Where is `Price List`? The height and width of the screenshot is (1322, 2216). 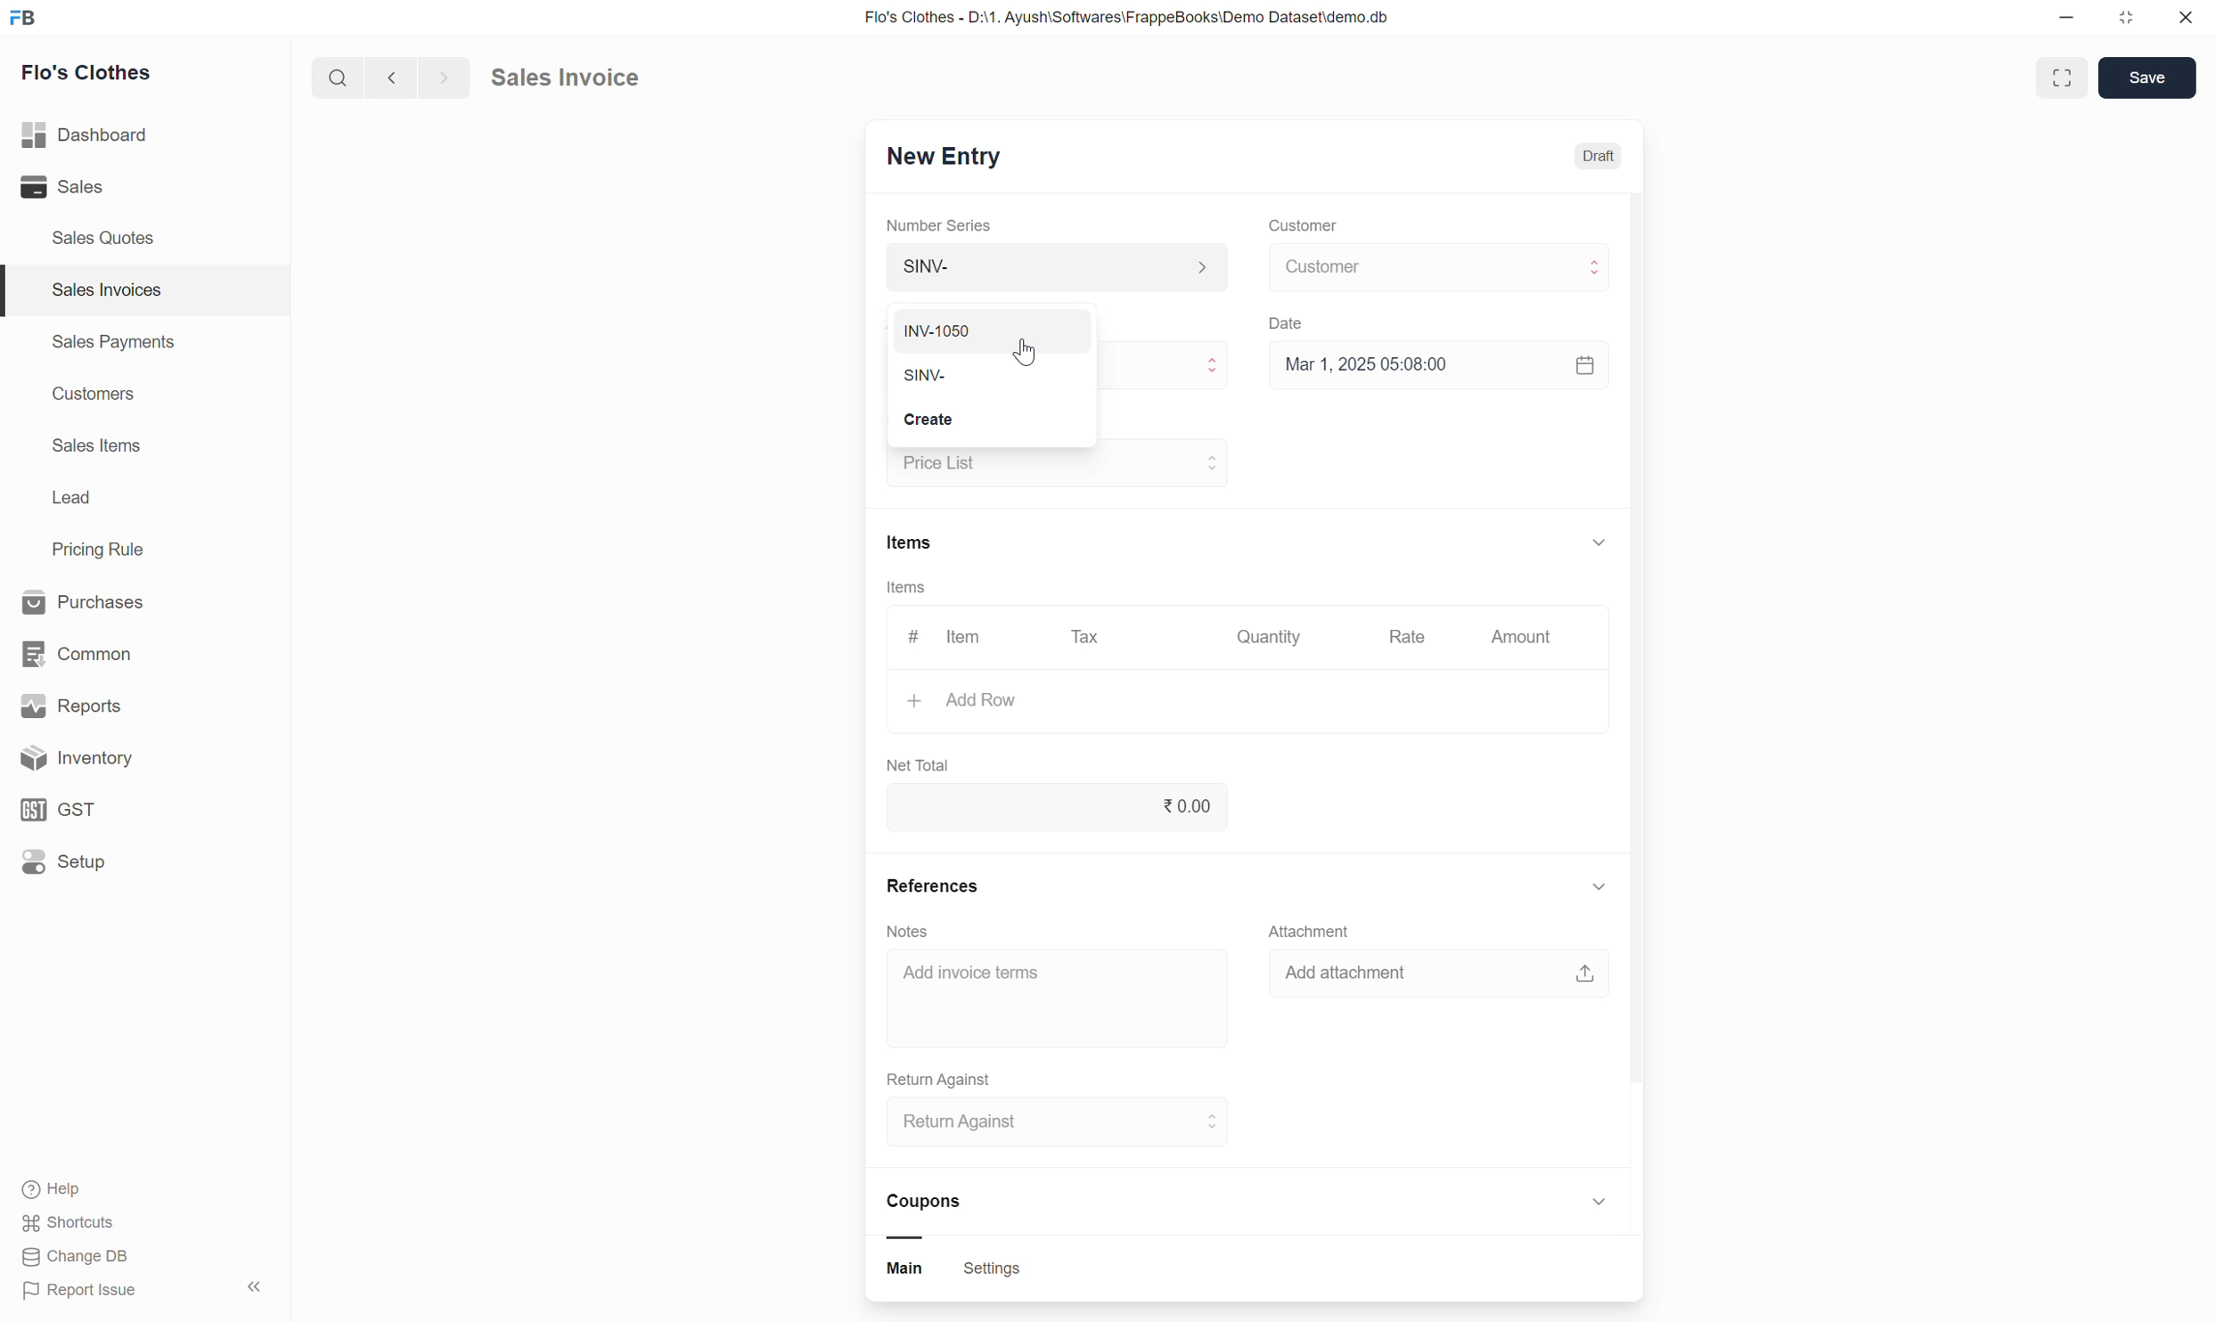 Price List is located at coordinates (916, 421).